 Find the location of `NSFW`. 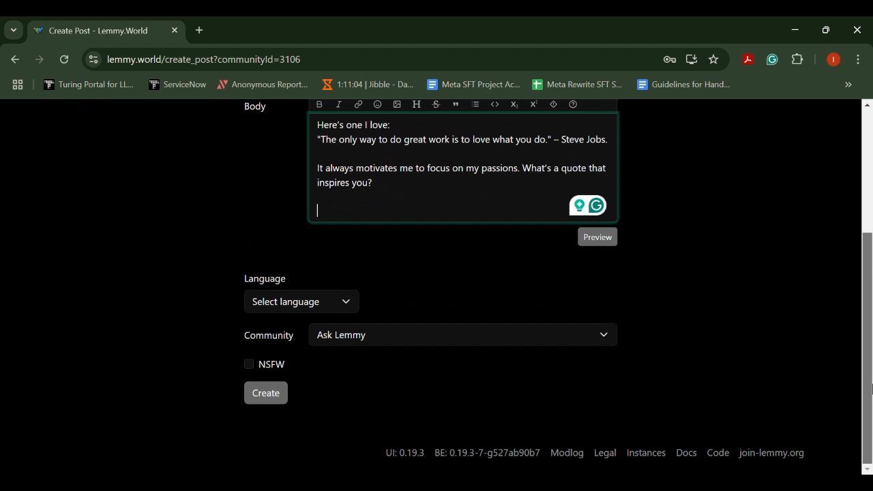

NSFW is located at coordinates (266, 363).